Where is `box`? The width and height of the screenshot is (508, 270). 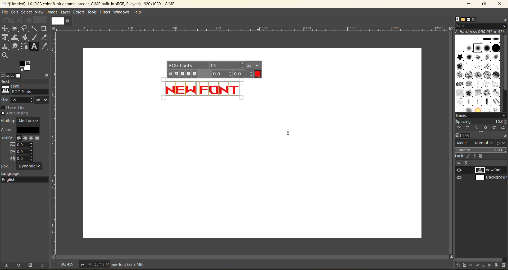 box is located at coordinates (24, 167).